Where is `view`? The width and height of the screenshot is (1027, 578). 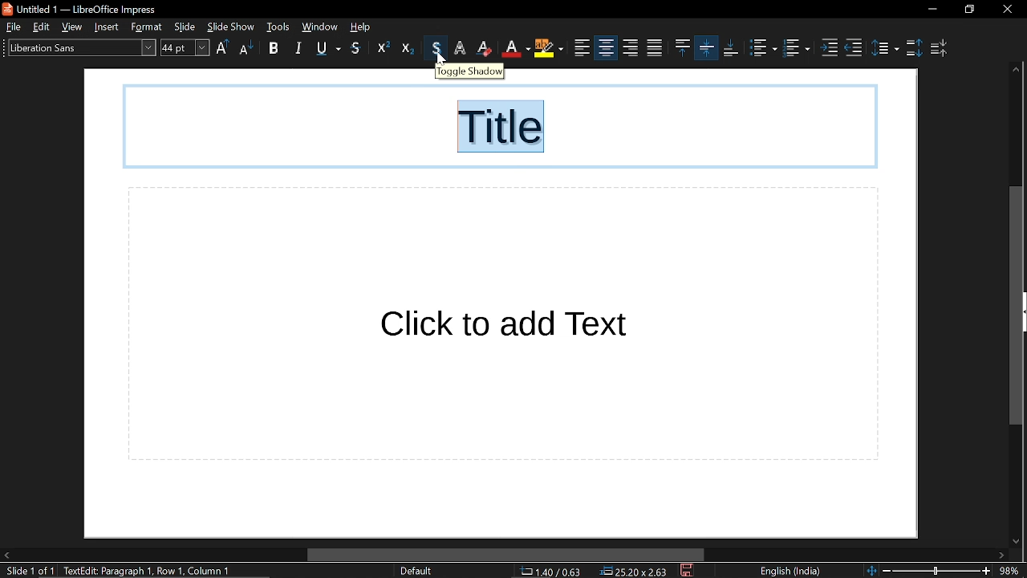 view is located at coordinates (75, 27).